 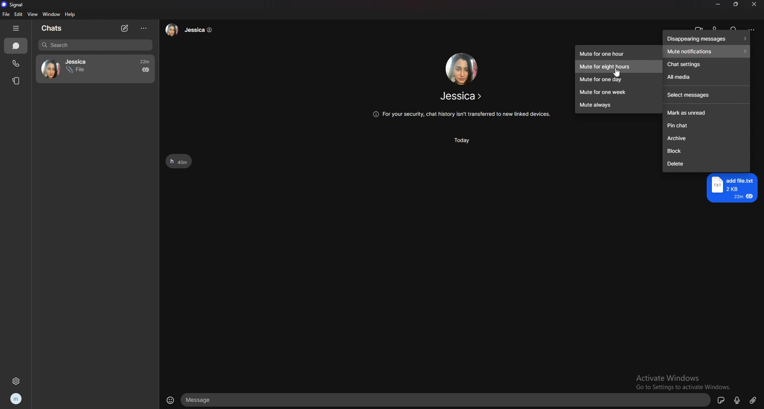 I want to click on add file.txt
2KB
22m €@
=, so click(x=734, y=188).